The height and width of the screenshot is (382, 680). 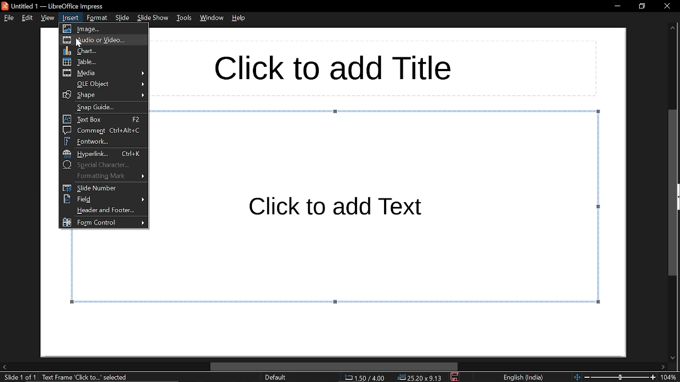 What do you see at coordinates (104, 95) in the screenshot?
I see `shape` at bounding box center [104, 95].